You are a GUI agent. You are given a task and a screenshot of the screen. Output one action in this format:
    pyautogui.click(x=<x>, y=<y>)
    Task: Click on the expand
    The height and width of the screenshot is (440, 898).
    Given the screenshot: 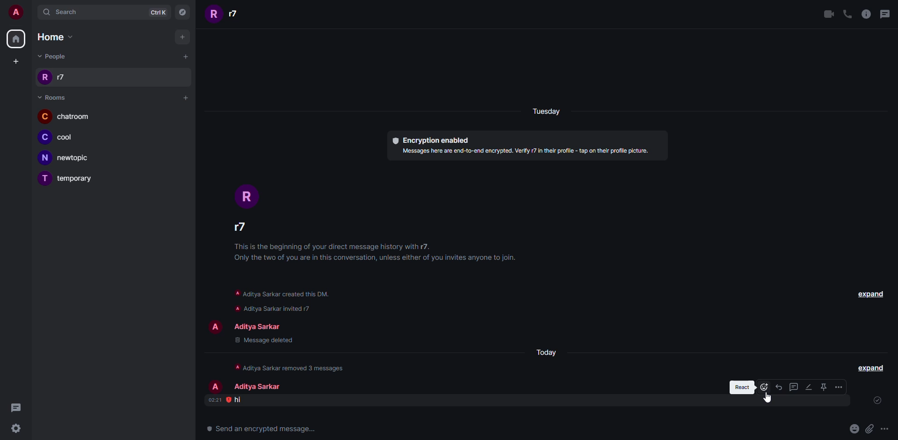 What is the action you would take?
    pyautogui.click(x=871, y=367)
    